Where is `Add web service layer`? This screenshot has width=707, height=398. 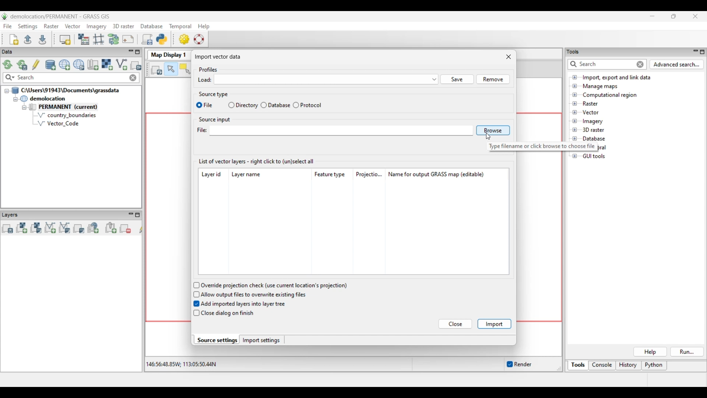 Add web service layer is located at coordinates (93, 228).